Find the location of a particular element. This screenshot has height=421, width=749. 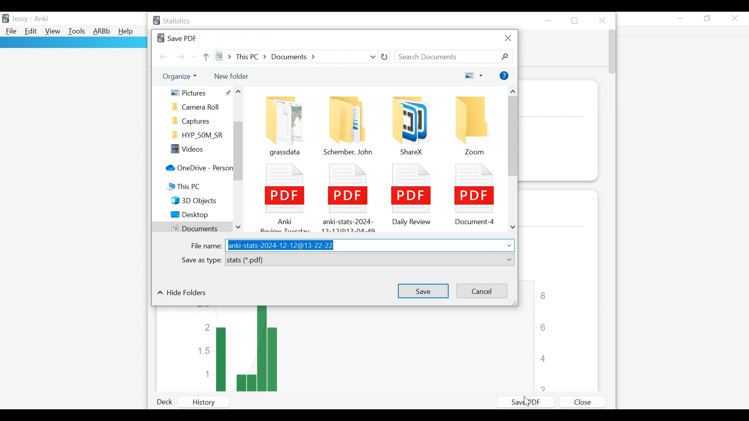

Go Forward is located at coordinates (181, 57).